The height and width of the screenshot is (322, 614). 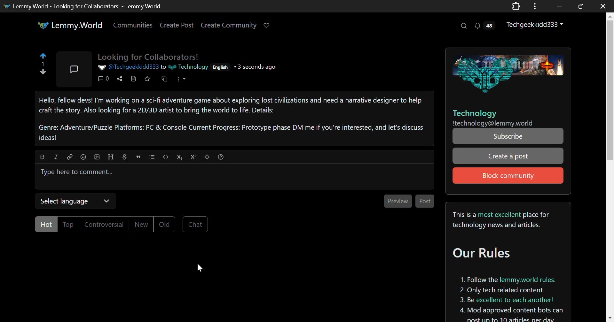 I want to click on superscript, so click(x=193, y=157).